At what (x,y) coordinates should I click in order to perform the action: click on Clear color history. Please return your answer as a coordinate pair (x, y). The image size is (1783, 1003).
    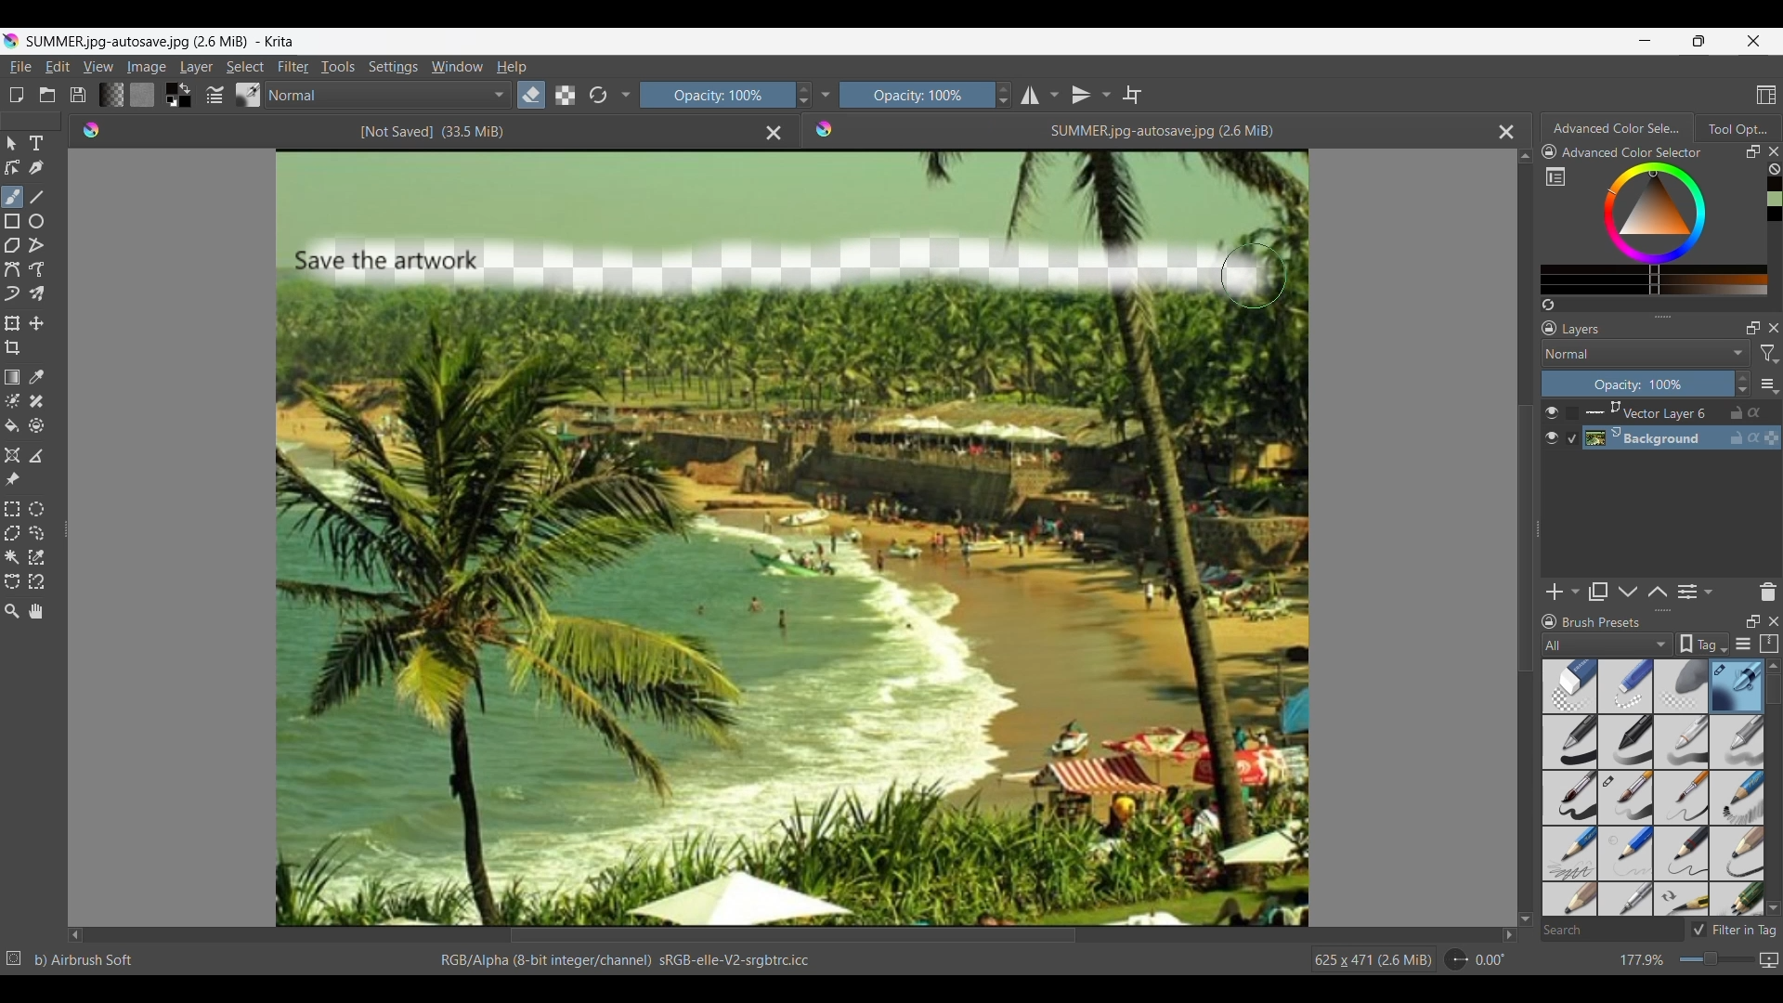
    Looking at the image, I should click on (1774, 169).